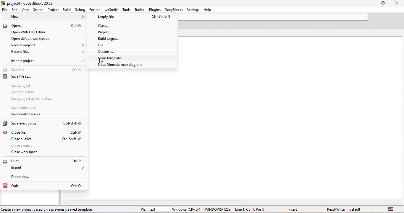 The image size is (404, 213). What do you see at coordinates (43, 26) in the screenshot?
I see `open` at bounding box center [43, 26].